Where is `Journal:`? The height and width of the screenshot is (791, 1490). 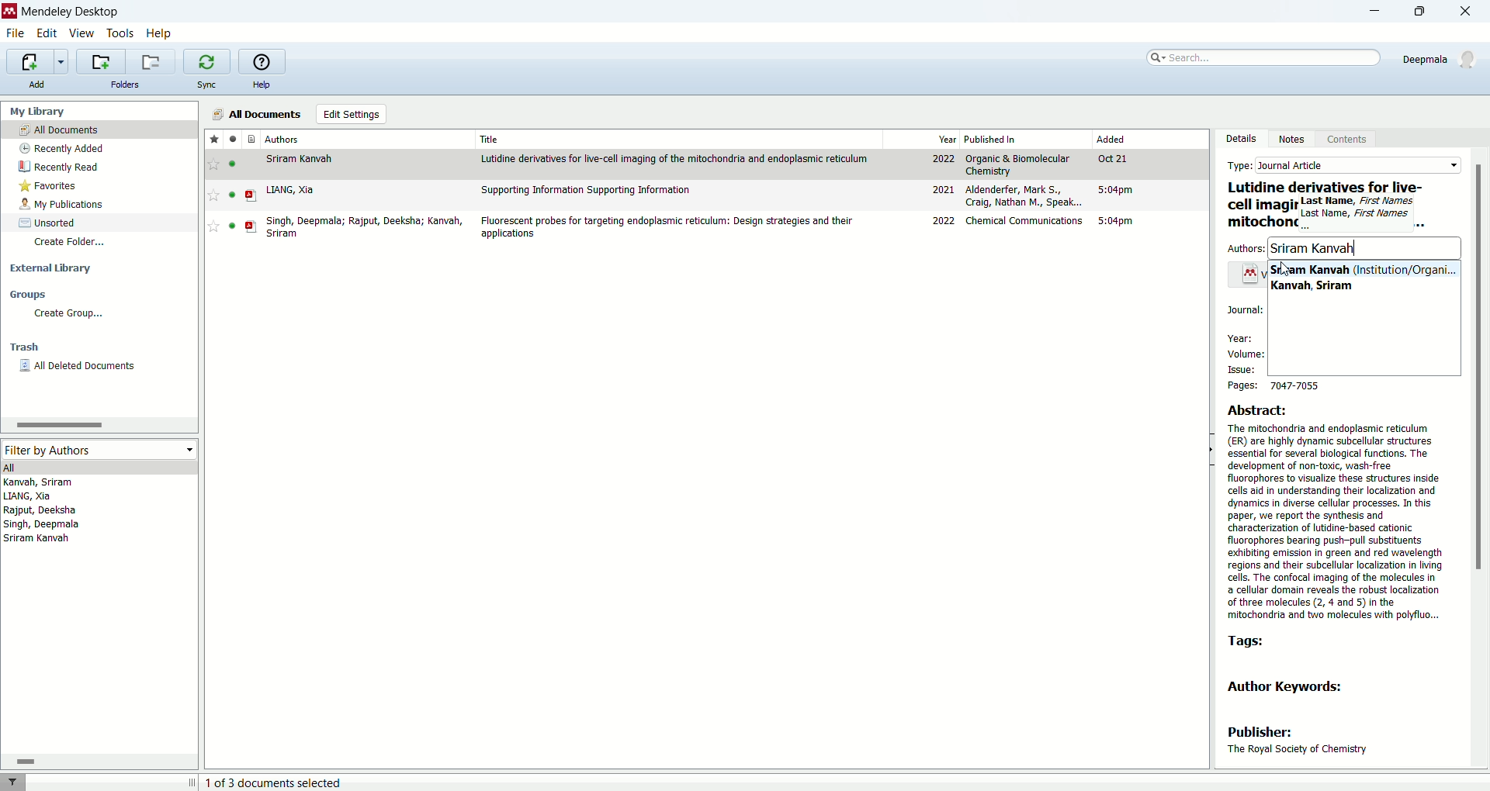
Journal: is located at coordinates (1245, 311).